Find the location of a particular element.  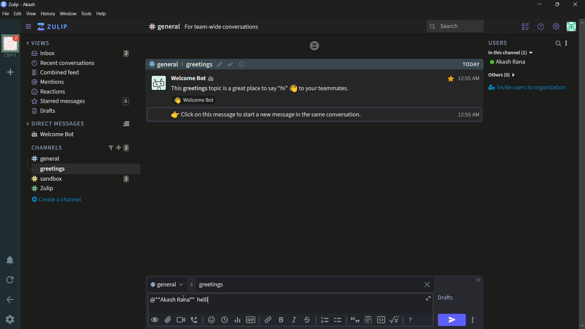

helll is located at coordinates (202, 300).